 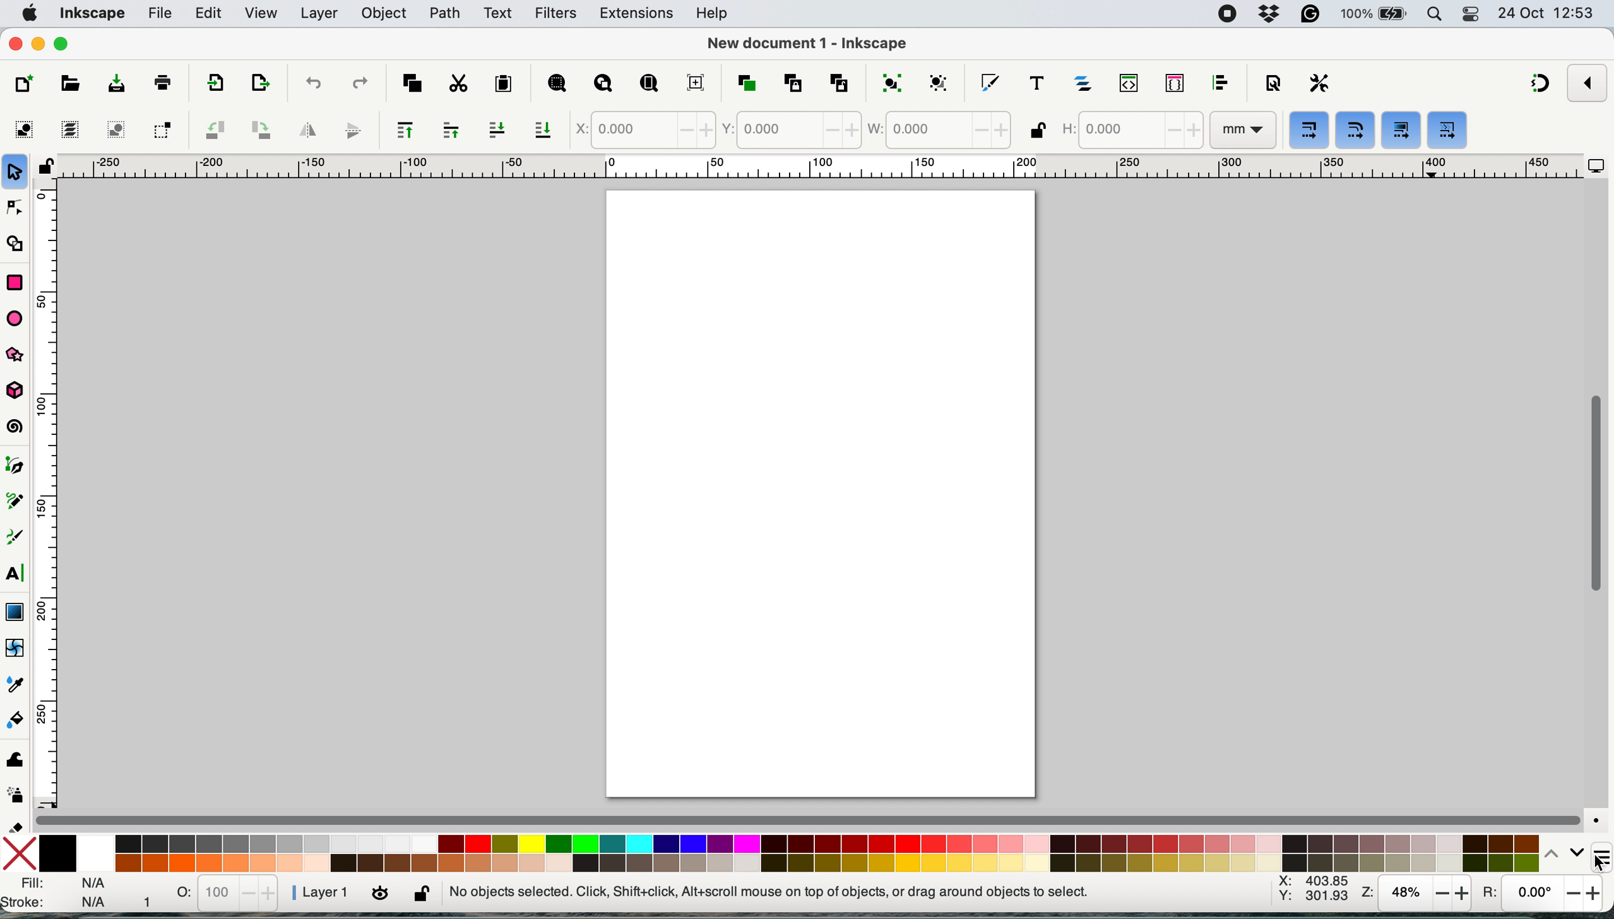 What do you see at coordinates (1565, 851) in the screenshot?
I see `switch between colors` at bounding box center [1565, 851].